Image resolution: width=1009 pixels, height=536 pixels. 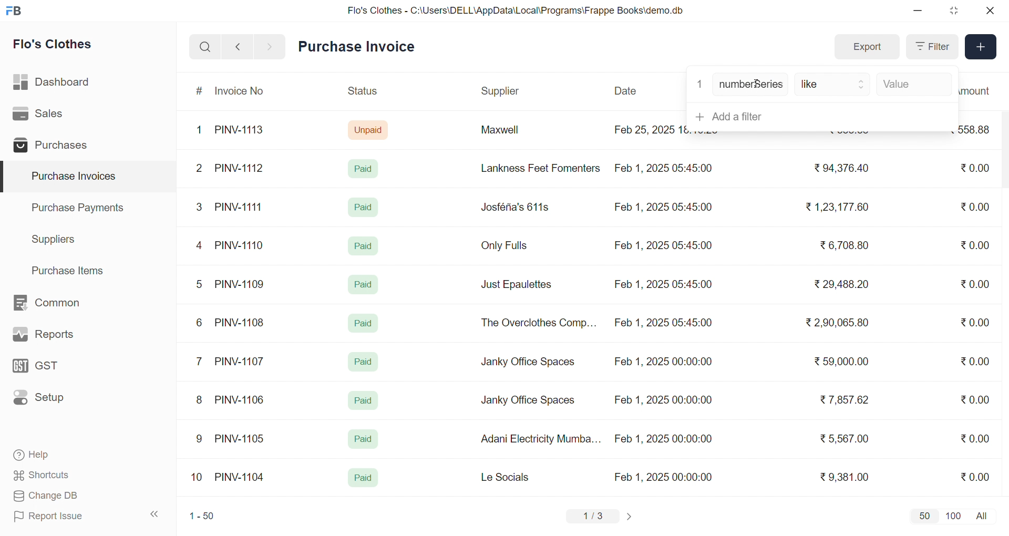 What do you see at coordinates (54, 147) in the screenshot?
I see `Purchases` at bounding box center [54, 147].